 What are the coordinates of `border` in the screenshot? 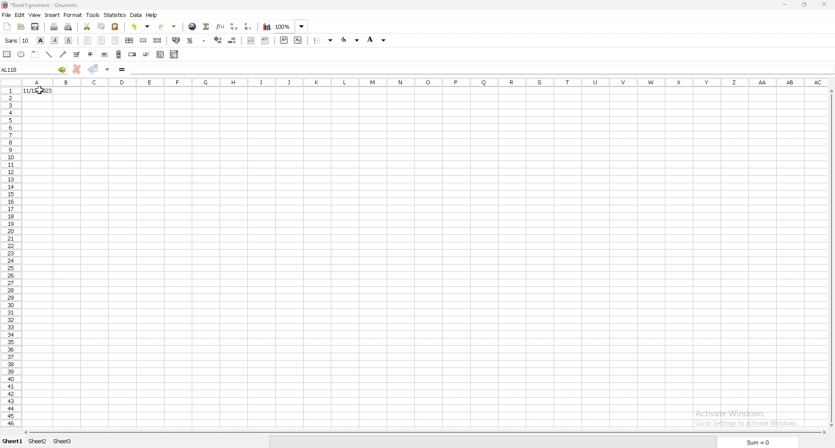 It's located at (324, 41).